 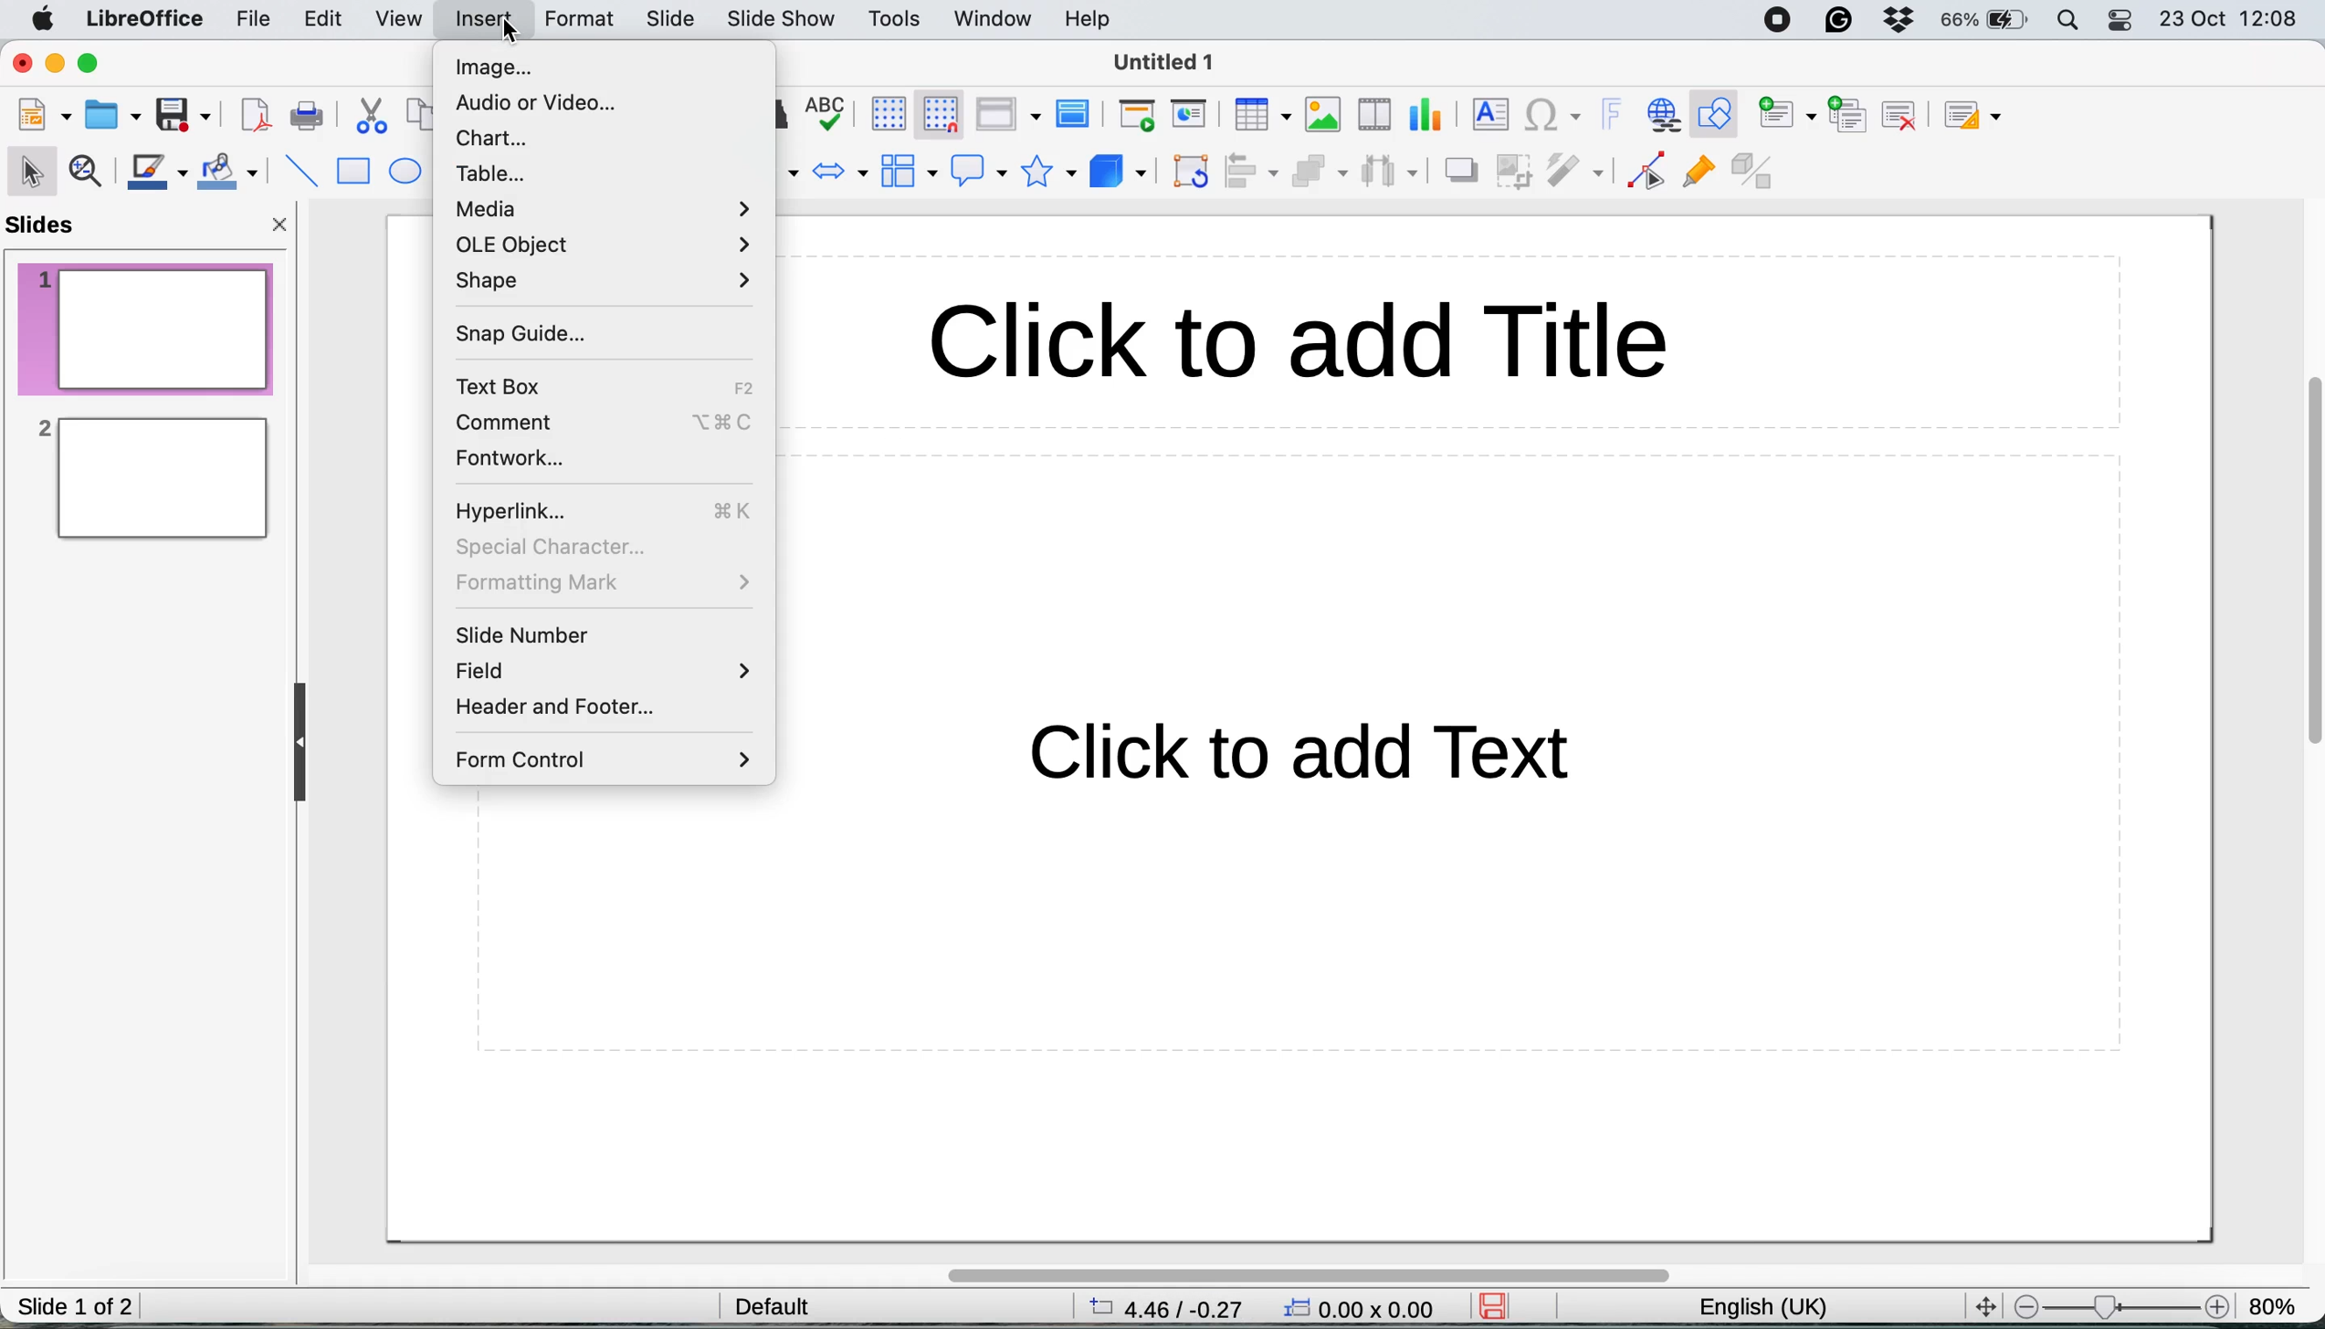 I want to click on special character, so click(x=550, y=547).